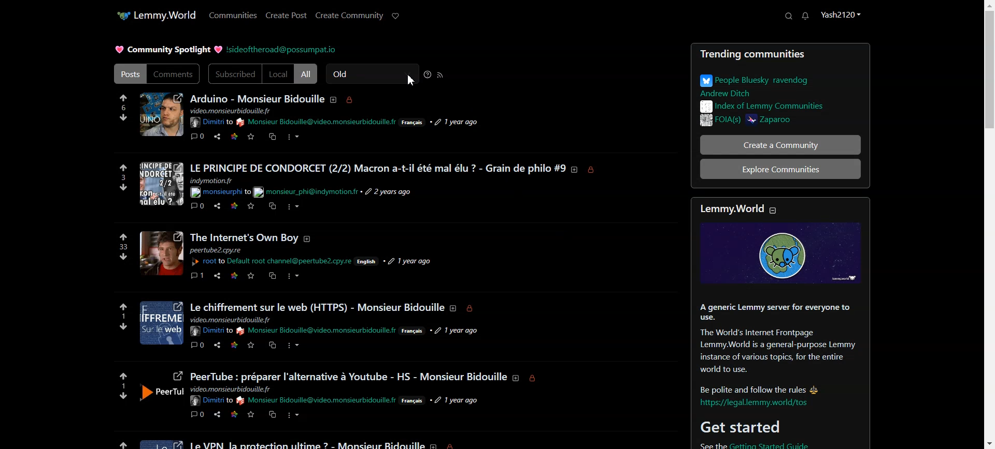 The height and width of the screenshot is (449, 995). What do you see at coordinates (437, 445) in the screenshot?
I see `about` at bounding box center [437, 445].